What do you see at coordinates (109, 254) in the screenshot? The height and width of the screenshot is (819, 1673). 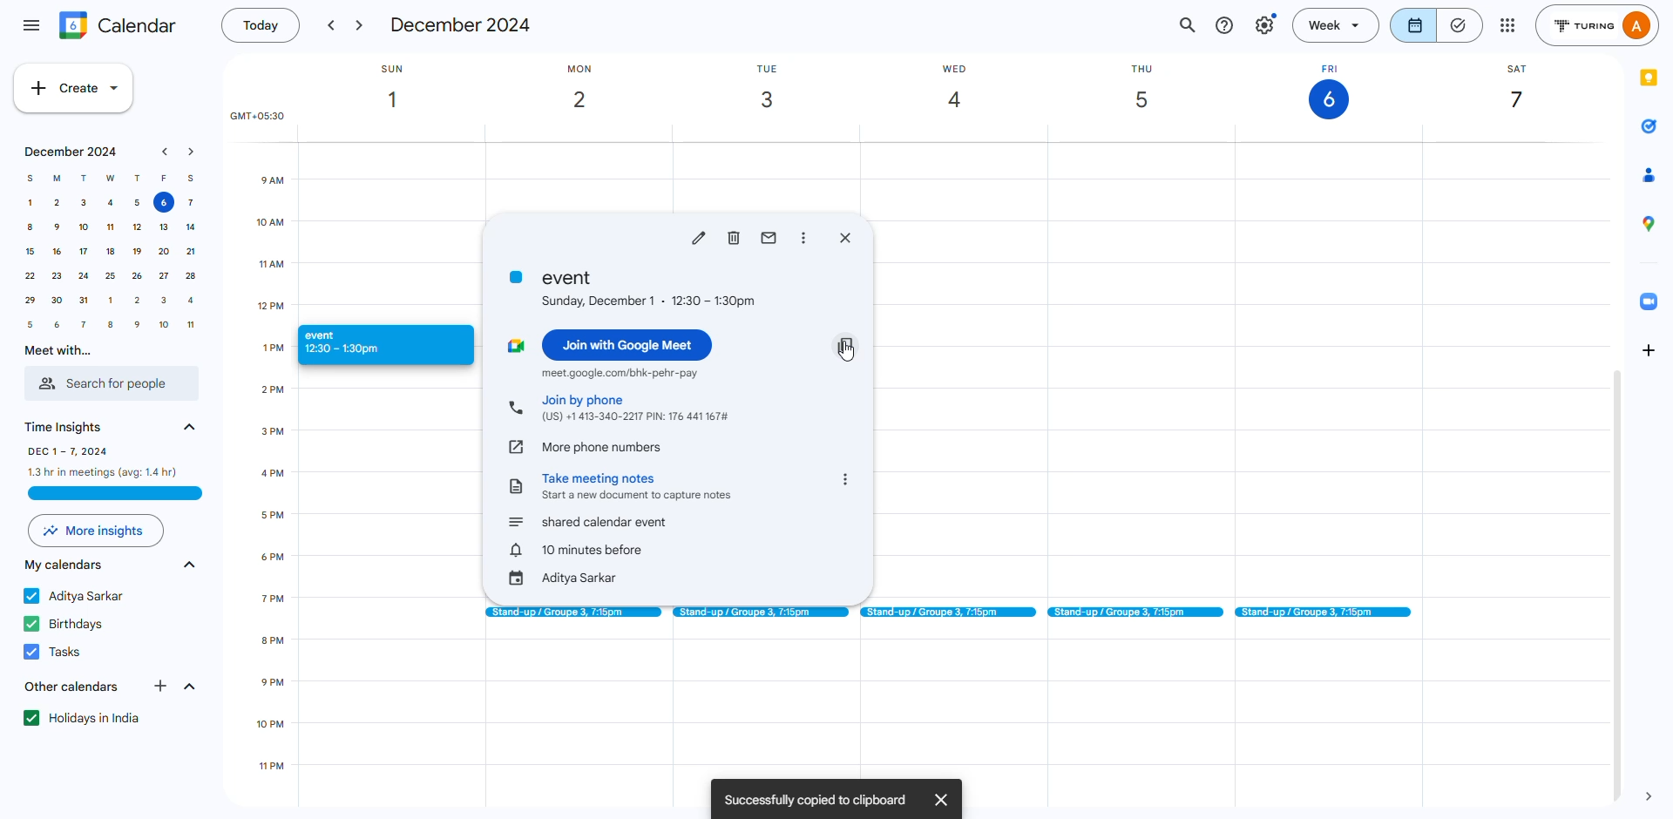 I see `18` at bounding box center [109, 254].